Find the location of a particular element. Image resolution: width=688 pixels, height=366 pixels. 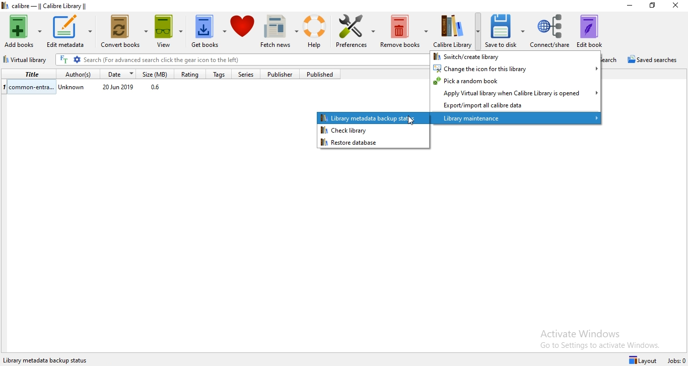

Edit metadata is located at coordinates (70, 32).